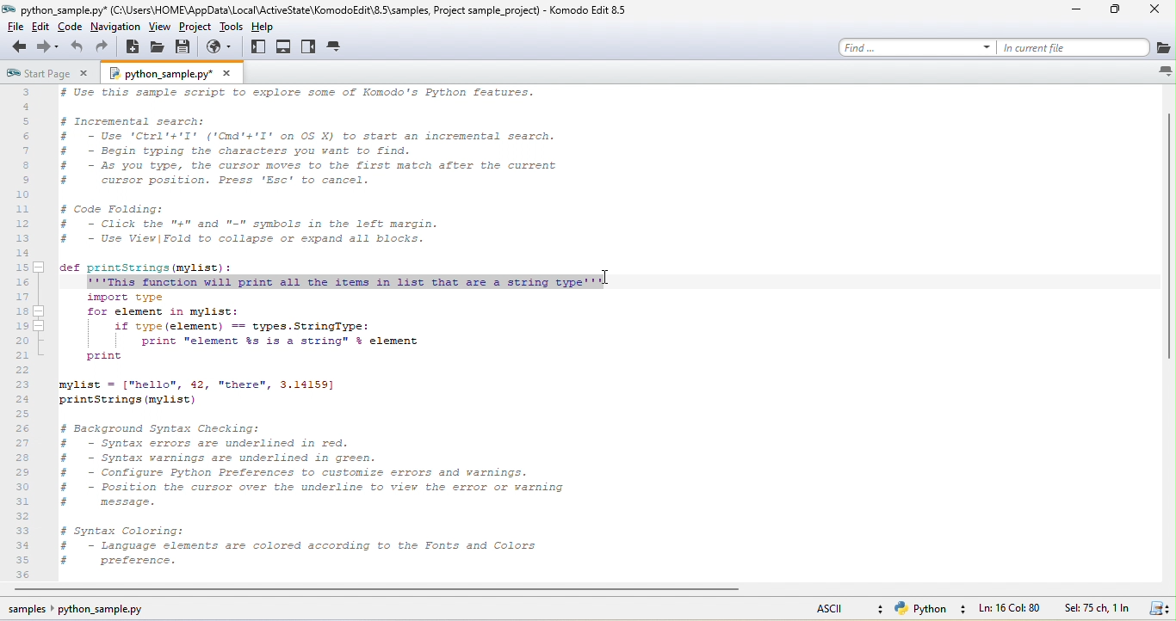  Describe the element at coordinates (16, 49) in the screenshot. I see `back` at that location.